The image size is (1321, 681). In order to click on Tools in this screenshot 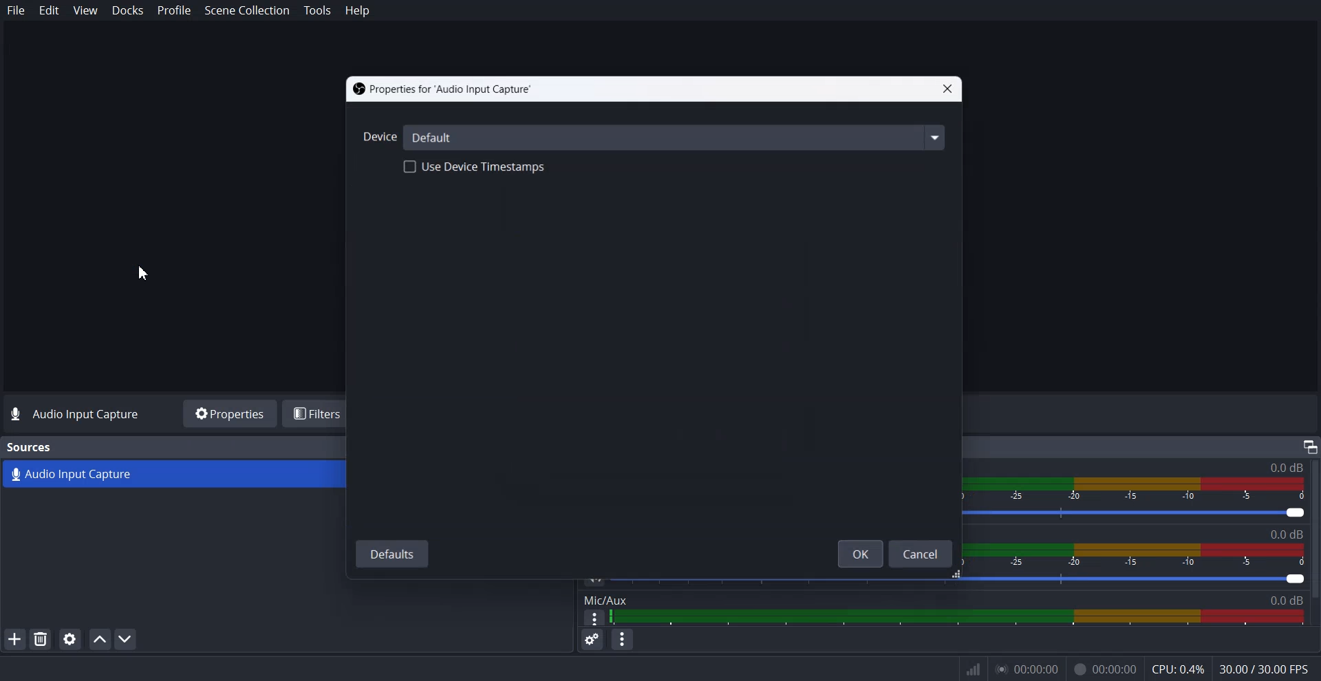, I will do `click(319, 11)`.